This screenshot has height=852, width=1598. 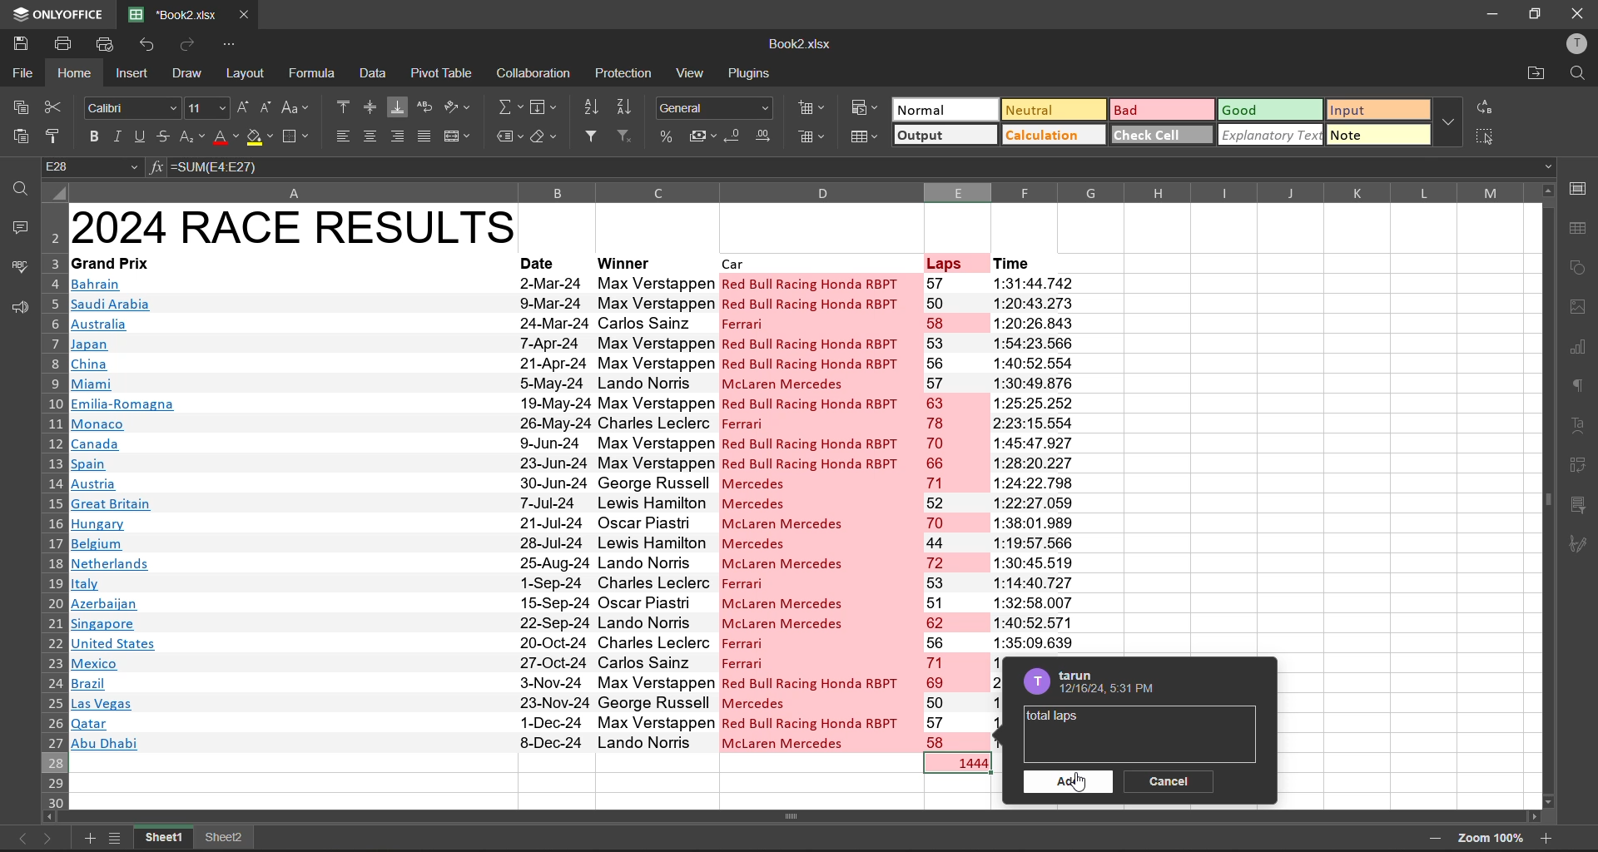 I want to click on decrement size, so click(x=263, y=108).